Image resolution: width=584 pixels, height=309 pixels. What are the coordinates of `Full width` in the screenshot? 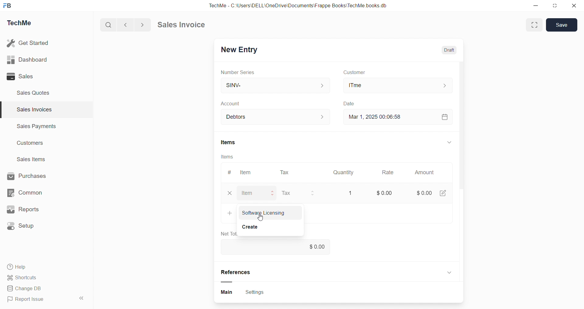 It's located at (534, 25).